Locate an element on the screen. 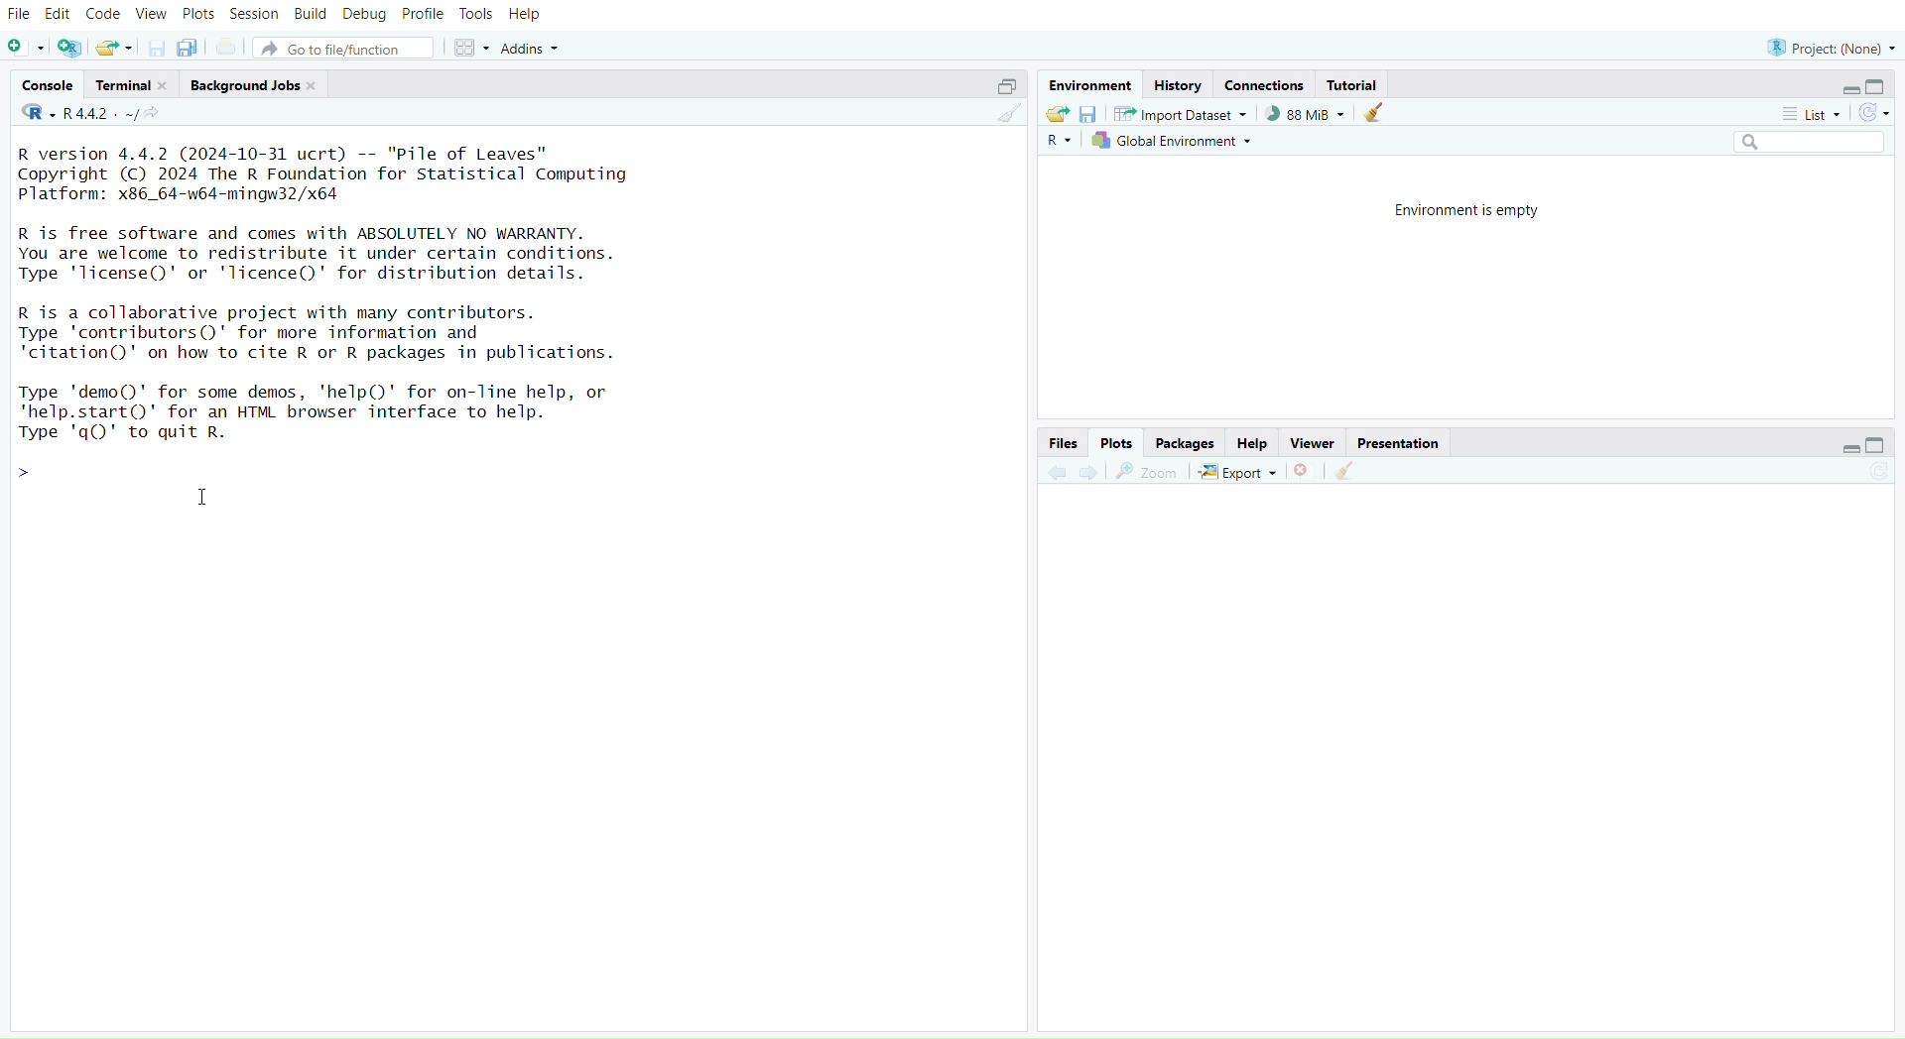  print the current file is located at coordinates (228, 49).